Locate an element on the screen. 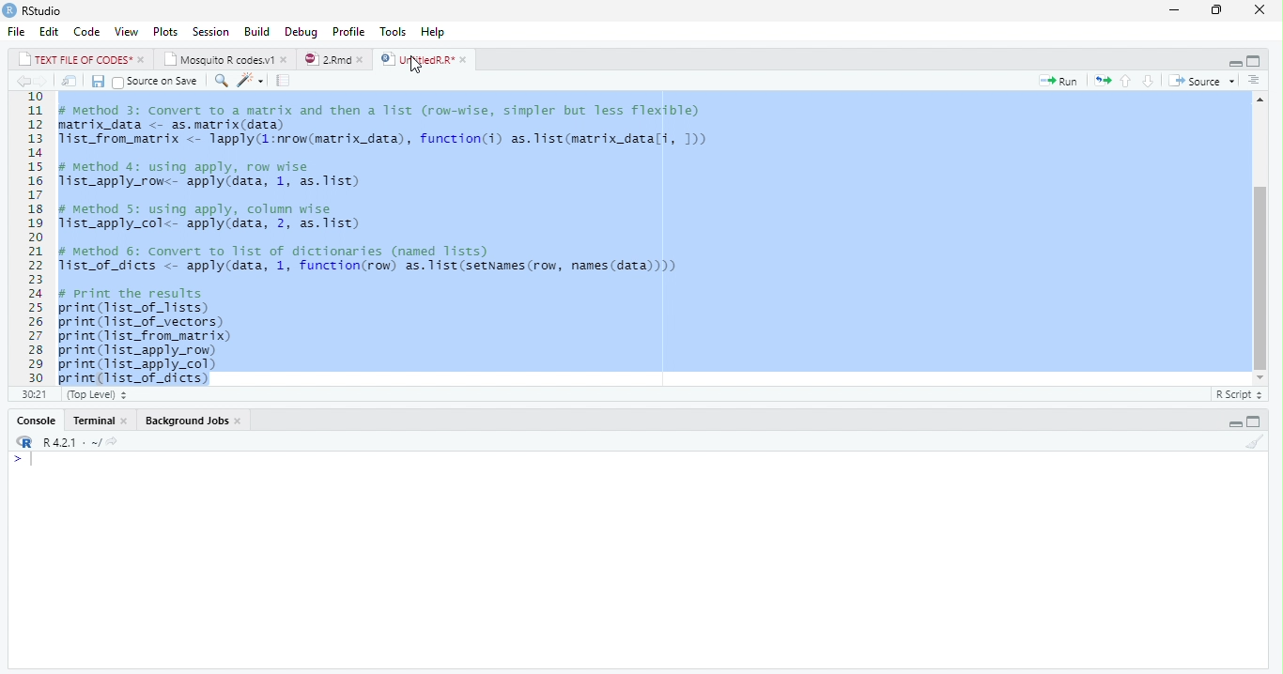 Image resolution: width=1283 pixels, height=674 pixels. Mosquito R codes.v1 is located at coordinates (224, 58).